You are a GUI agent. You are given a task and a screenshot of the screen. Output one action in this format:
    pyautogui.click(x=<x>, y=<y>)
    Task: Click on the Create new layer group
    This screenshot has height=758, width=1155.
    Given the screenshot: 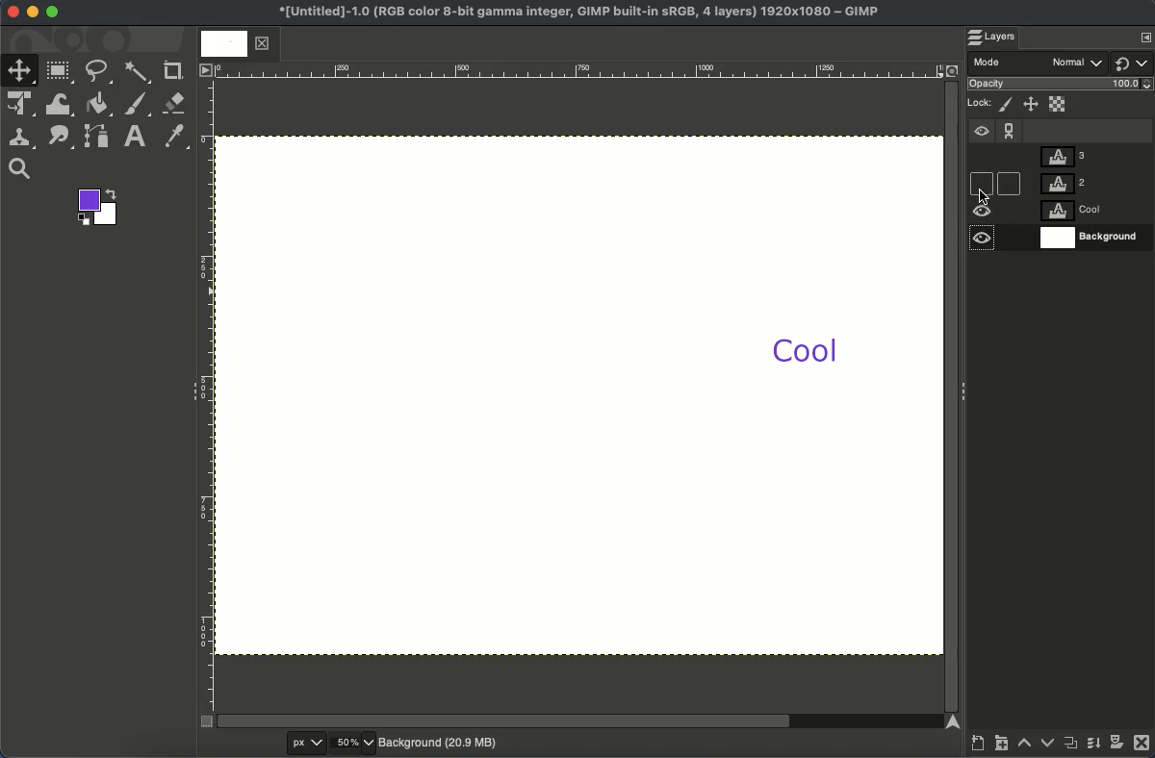 What is the action you would take?
    pyautogui.click(x=1002, y=746)
    